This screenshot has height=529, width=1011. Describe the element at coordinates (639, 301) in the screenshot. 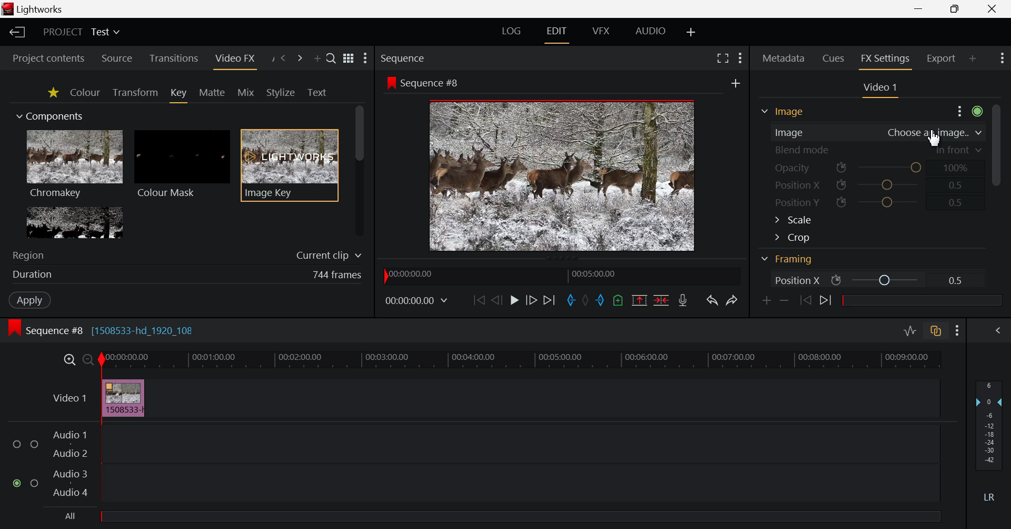

I see `Remove all marked section` at that location.